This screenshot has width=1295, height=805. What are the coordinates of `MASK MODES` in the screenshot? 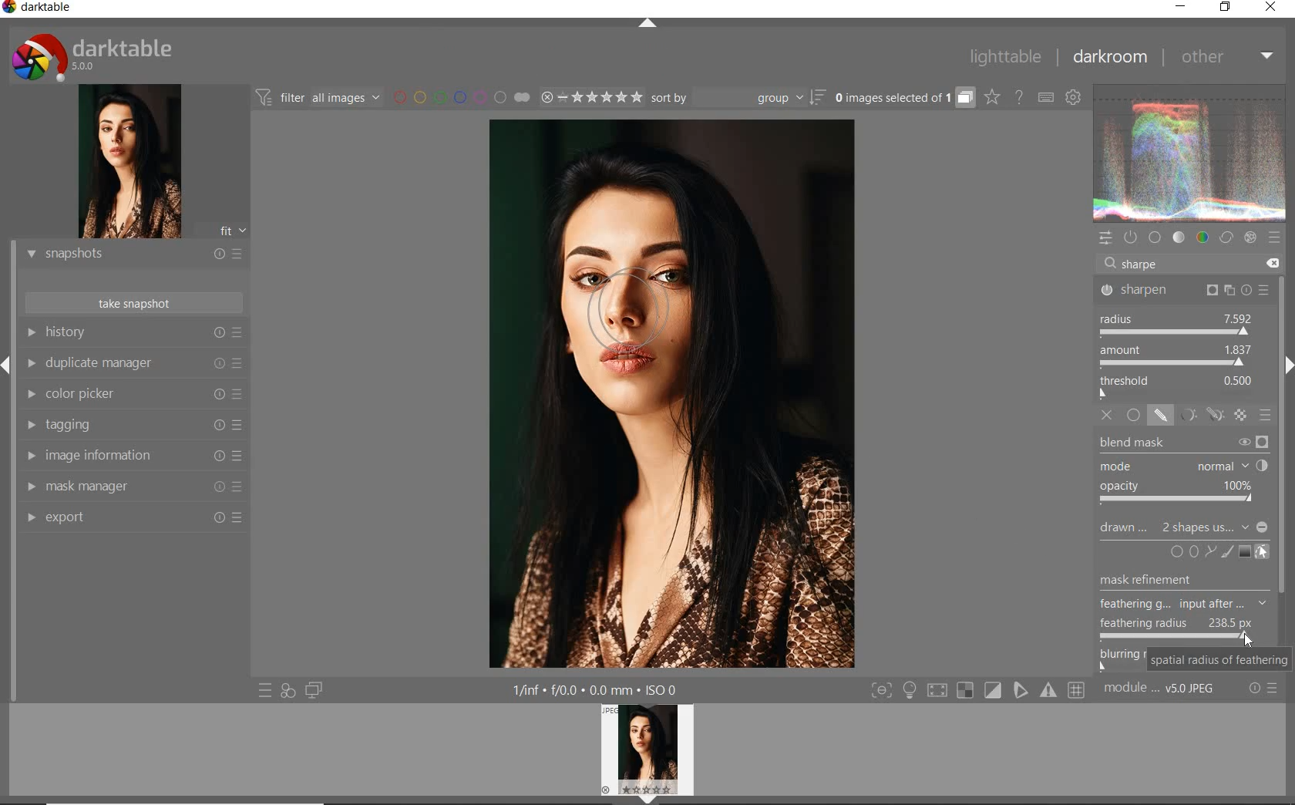 It's located at (1198, 415).